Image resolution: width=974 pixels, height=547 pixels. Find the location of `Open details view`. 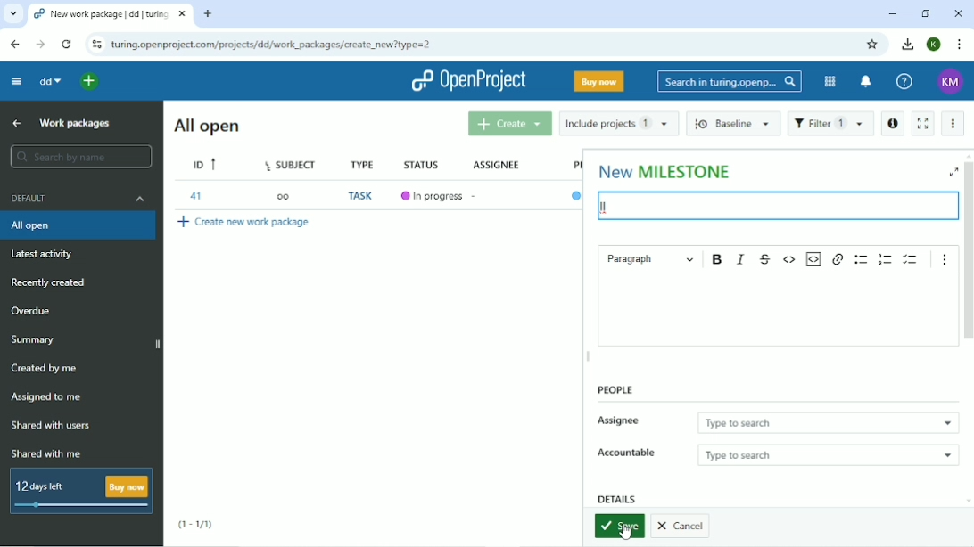

Open details view is located at coordinates (892, 124).